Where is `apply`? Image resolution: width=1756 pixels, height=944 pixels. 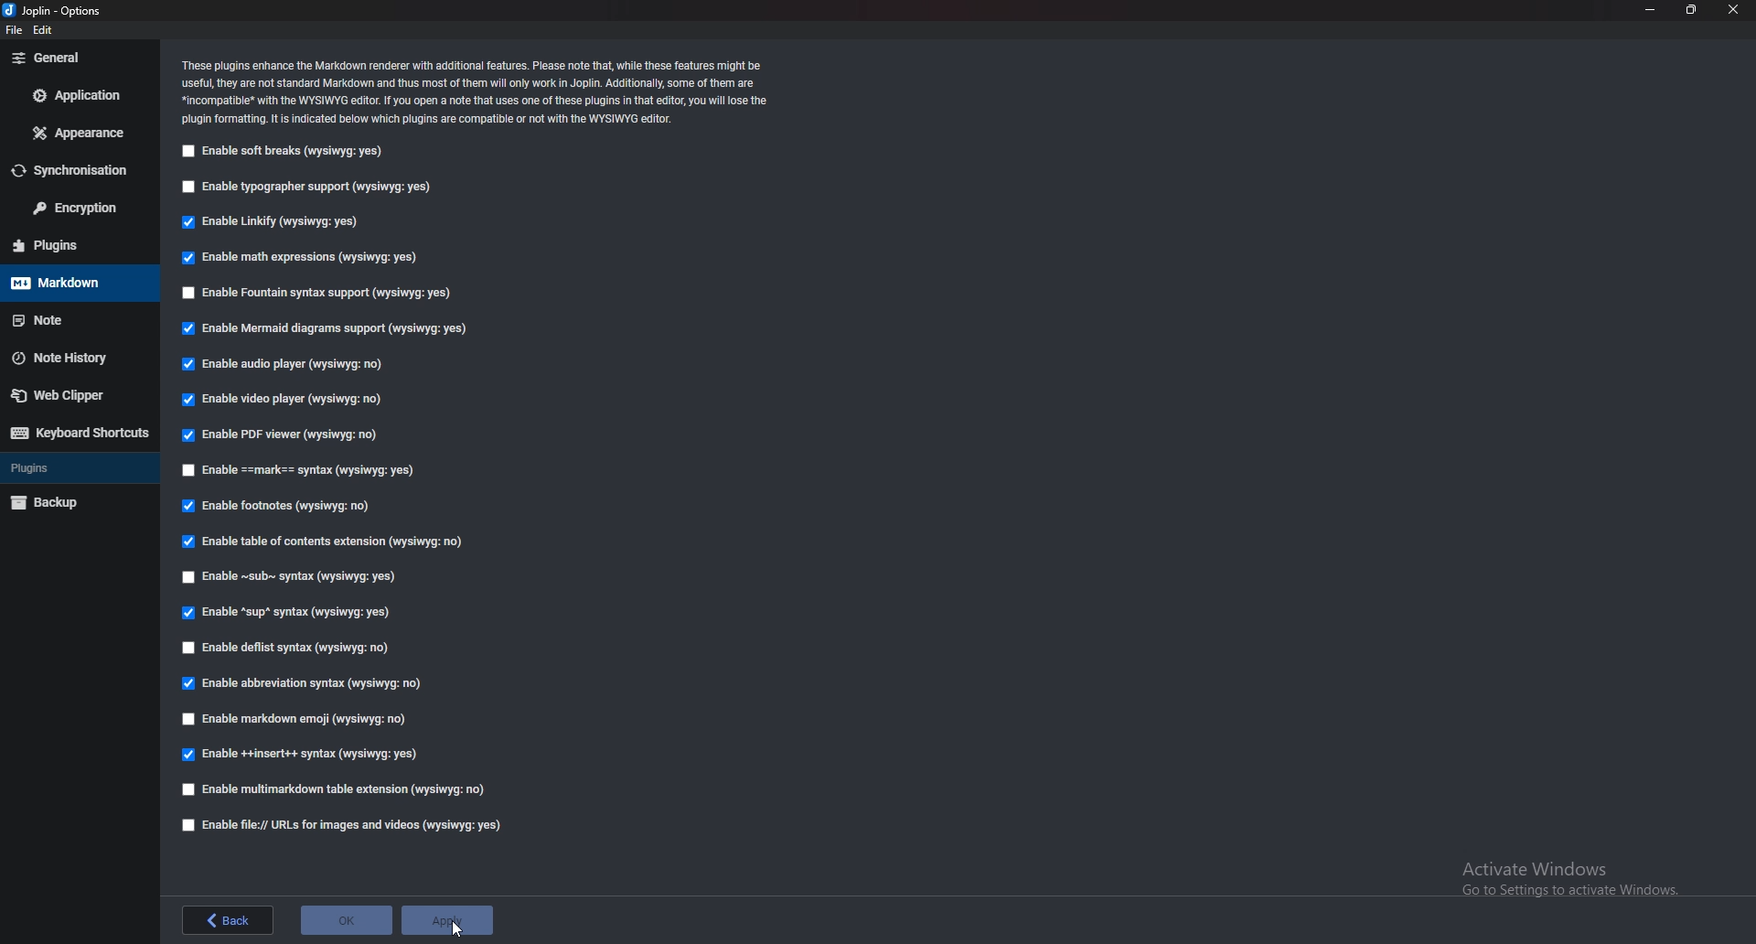
apply is located at coordinates (444, 921).